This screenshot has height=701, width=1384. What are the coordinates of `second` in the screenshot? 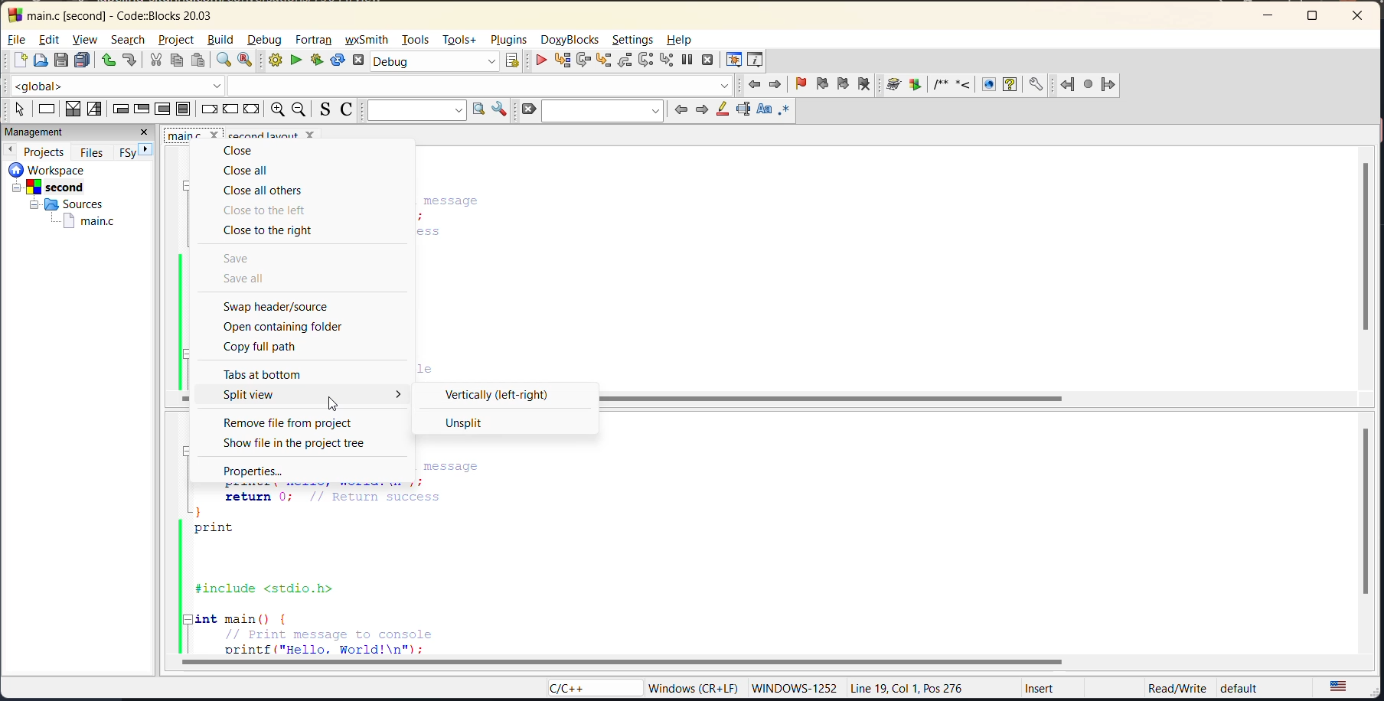 It's located at (47, 188).